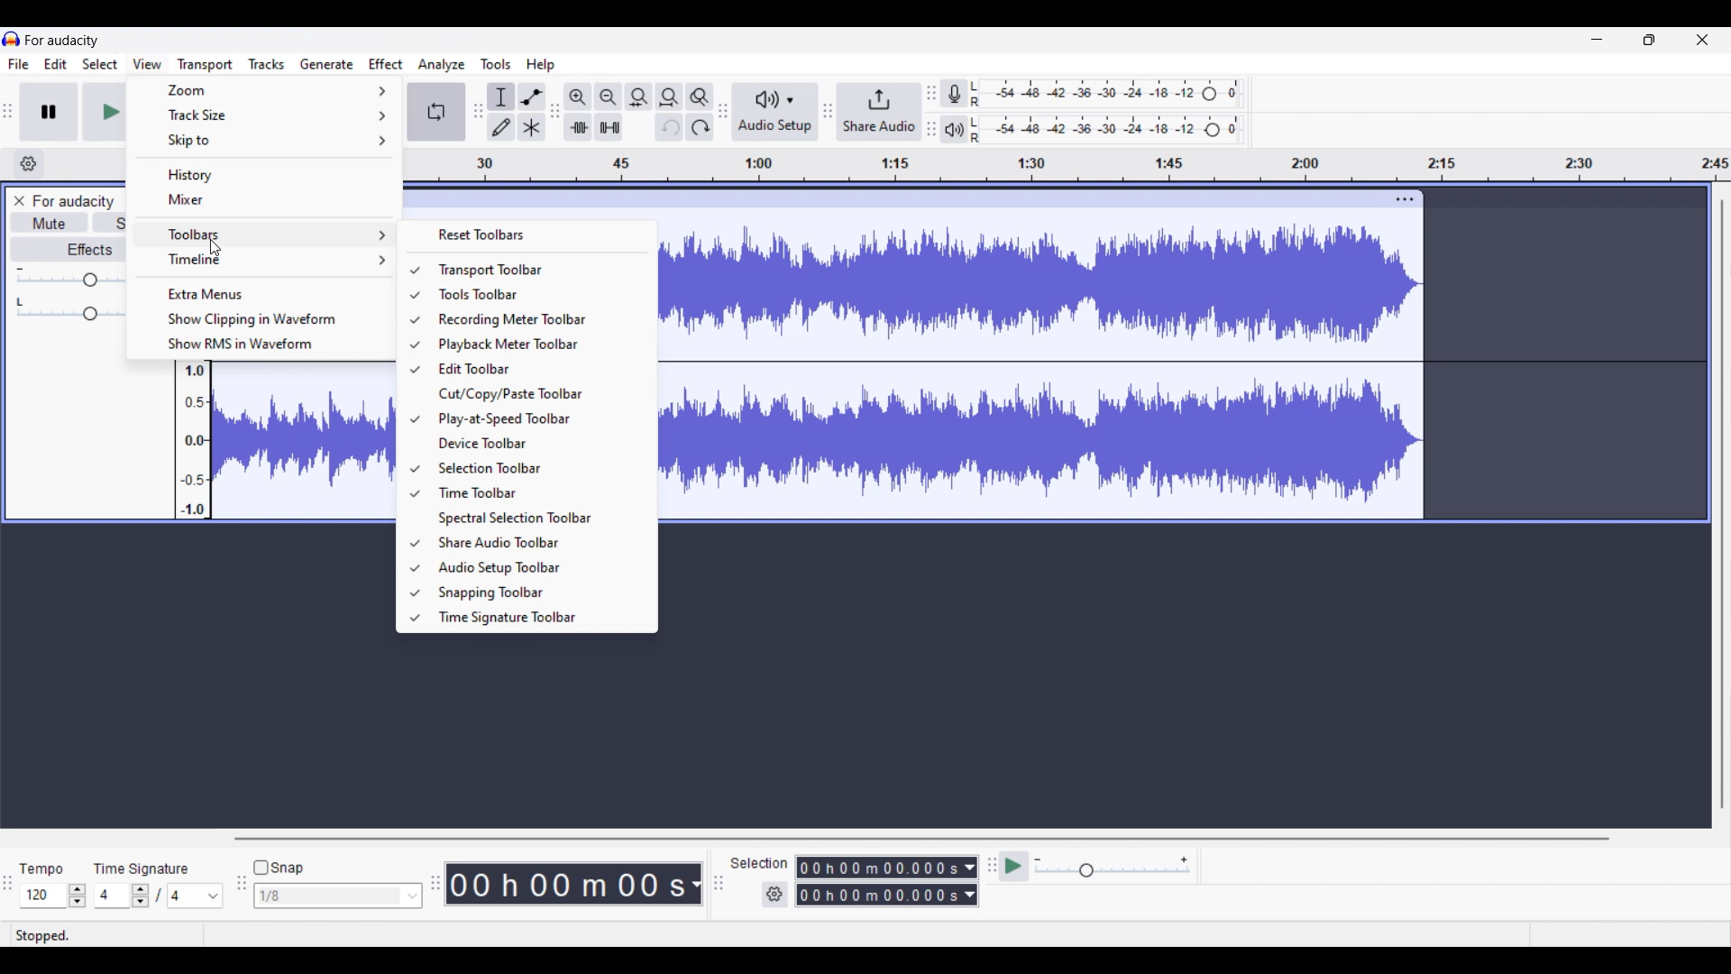 The image size is (1731, 974). Describe the element at coordinates (215, 248) in the screenshot. I see `Cursor position unchanged` at that location.